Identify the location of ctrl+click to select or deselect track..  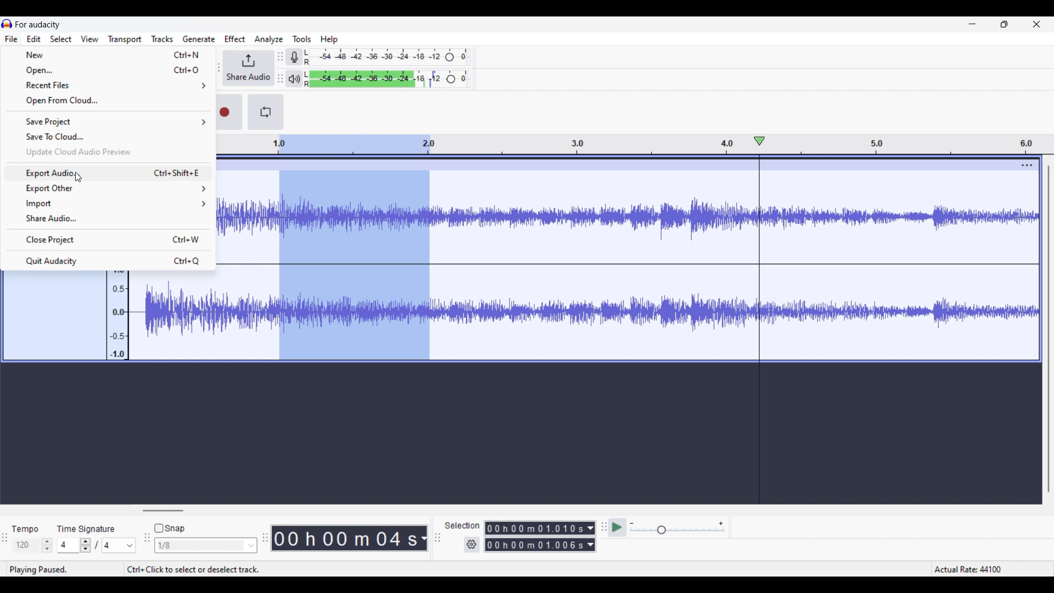
(228, 568).